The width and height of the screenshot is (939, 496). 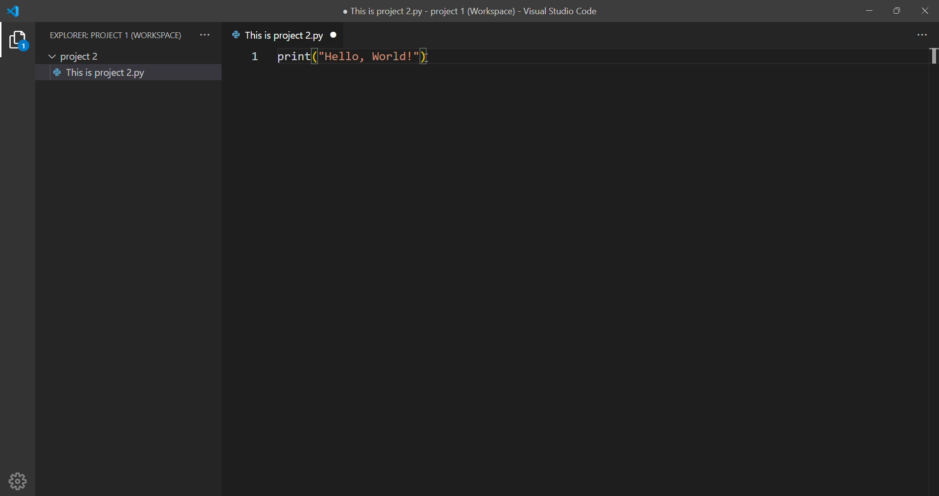 What do you see at coordinates (19, 11) in the screenshot?
I see `VSCode logo` at bounding box center [19, 11].